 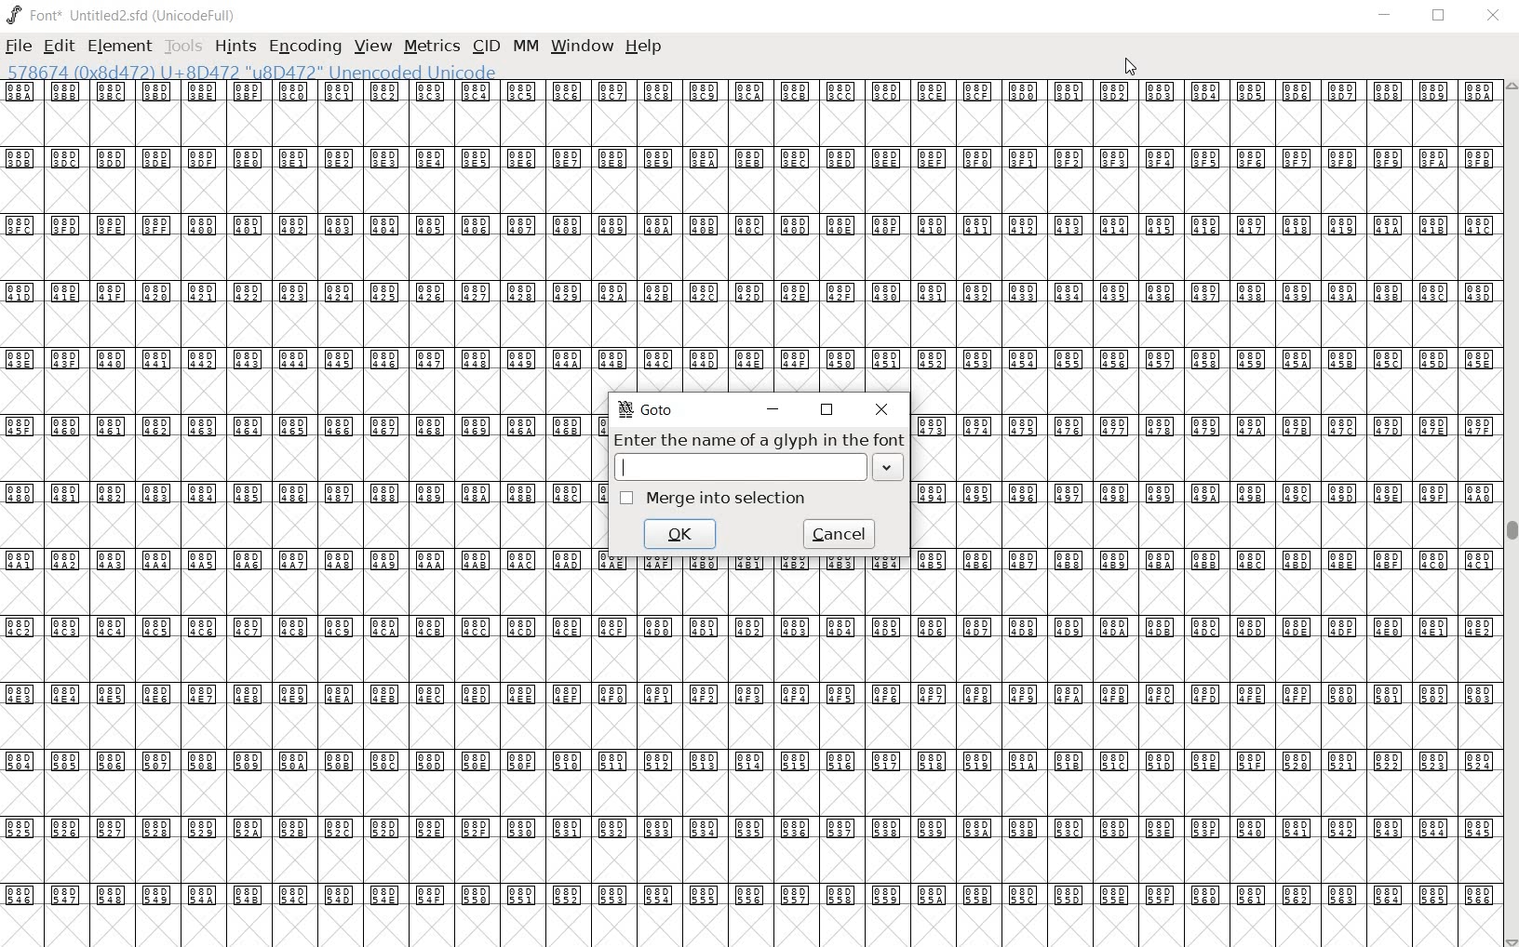 What do you see at coordinates (1133, 68) in the screenshot?
I see `close` at bounding box center [1133, 68].